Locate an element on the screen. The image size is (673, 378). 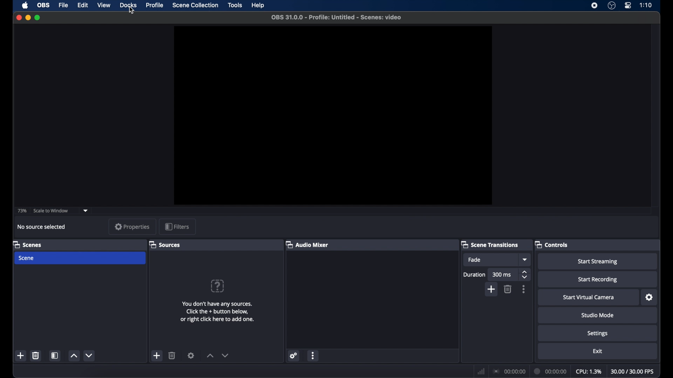
decrement is located at coordinates (225, 355).